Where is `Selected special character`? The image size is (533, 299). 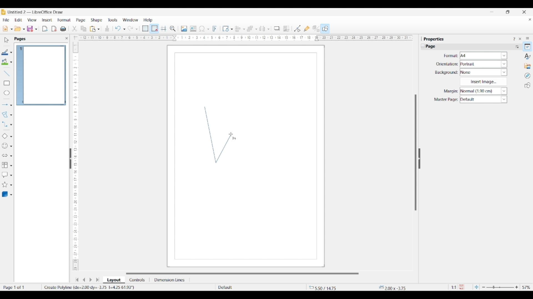 Selected special character is located at coordinates (202, 29).